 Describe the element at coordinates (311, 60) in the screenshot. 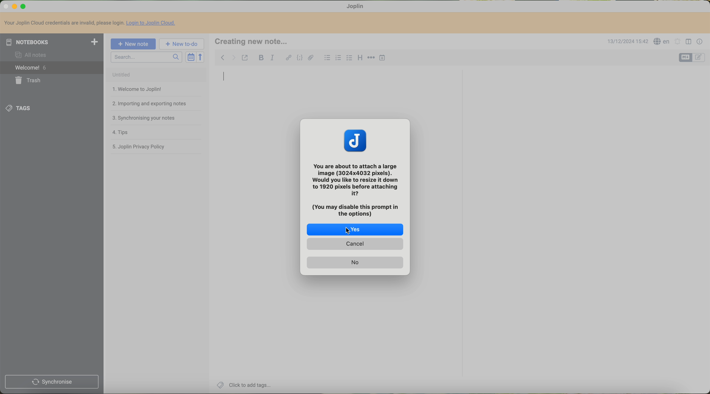

I see `click on attach file` at that location.